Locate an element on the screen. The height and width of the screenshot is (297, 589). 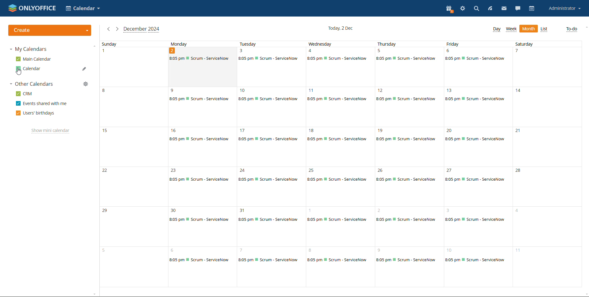
my calendars is located at coordinates (29, 49).